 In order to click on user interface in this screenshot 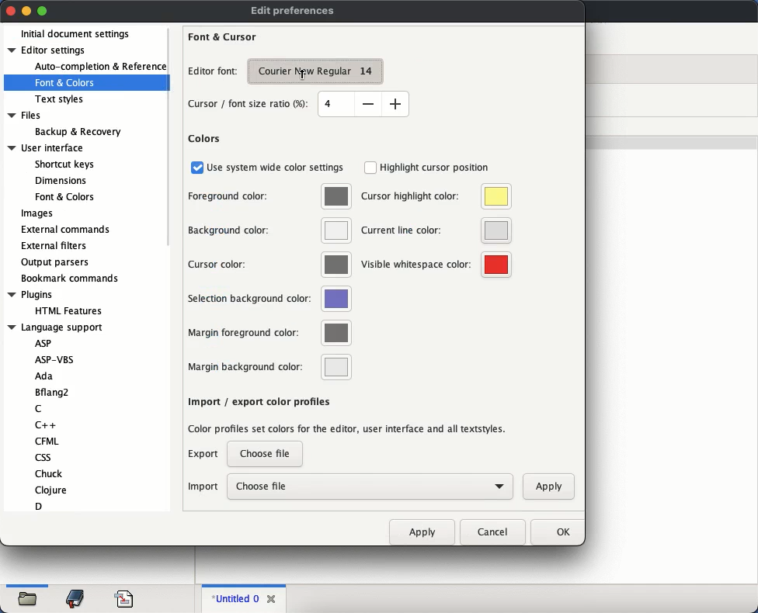, I will do `click(47, 148)`.